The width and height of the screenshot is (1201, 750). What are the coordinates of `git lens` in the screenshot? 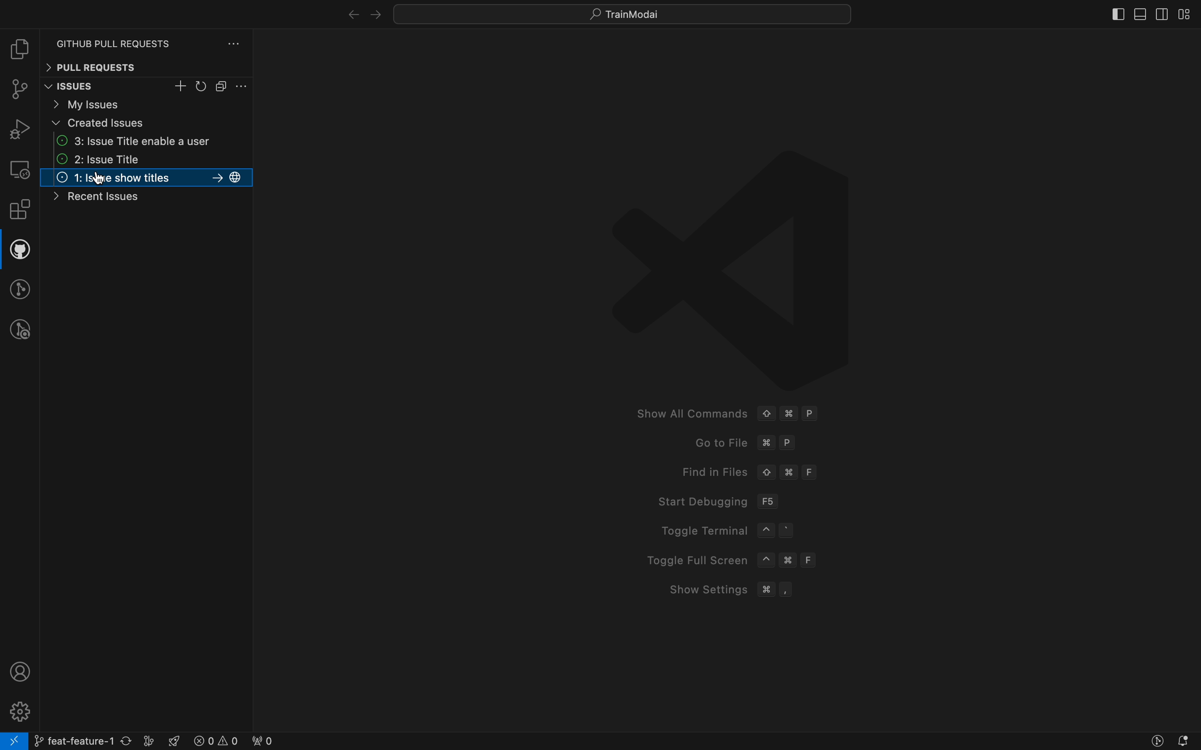 It's located at (1157, 738).